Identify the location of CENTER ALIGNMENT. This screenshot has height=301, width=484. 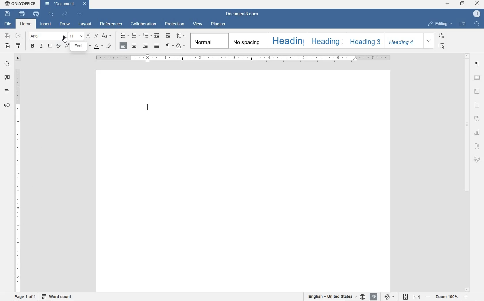
(134, 46).